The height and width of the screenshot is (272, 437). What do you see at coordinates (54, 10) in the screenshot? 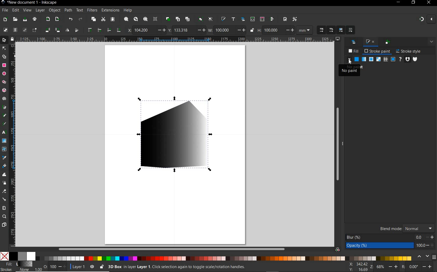
I see `OBJECT` at bounding box center [54, 10].